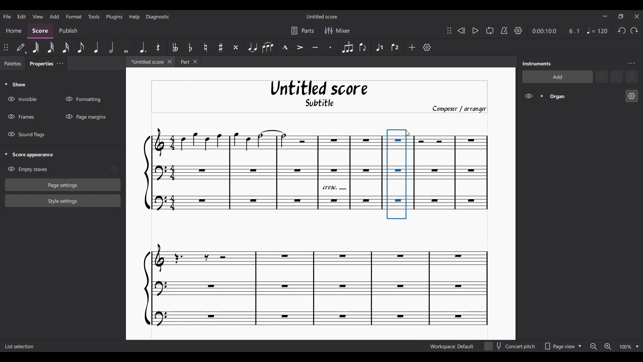  I want to click on Collapse Score appearance, so click(29, 155).